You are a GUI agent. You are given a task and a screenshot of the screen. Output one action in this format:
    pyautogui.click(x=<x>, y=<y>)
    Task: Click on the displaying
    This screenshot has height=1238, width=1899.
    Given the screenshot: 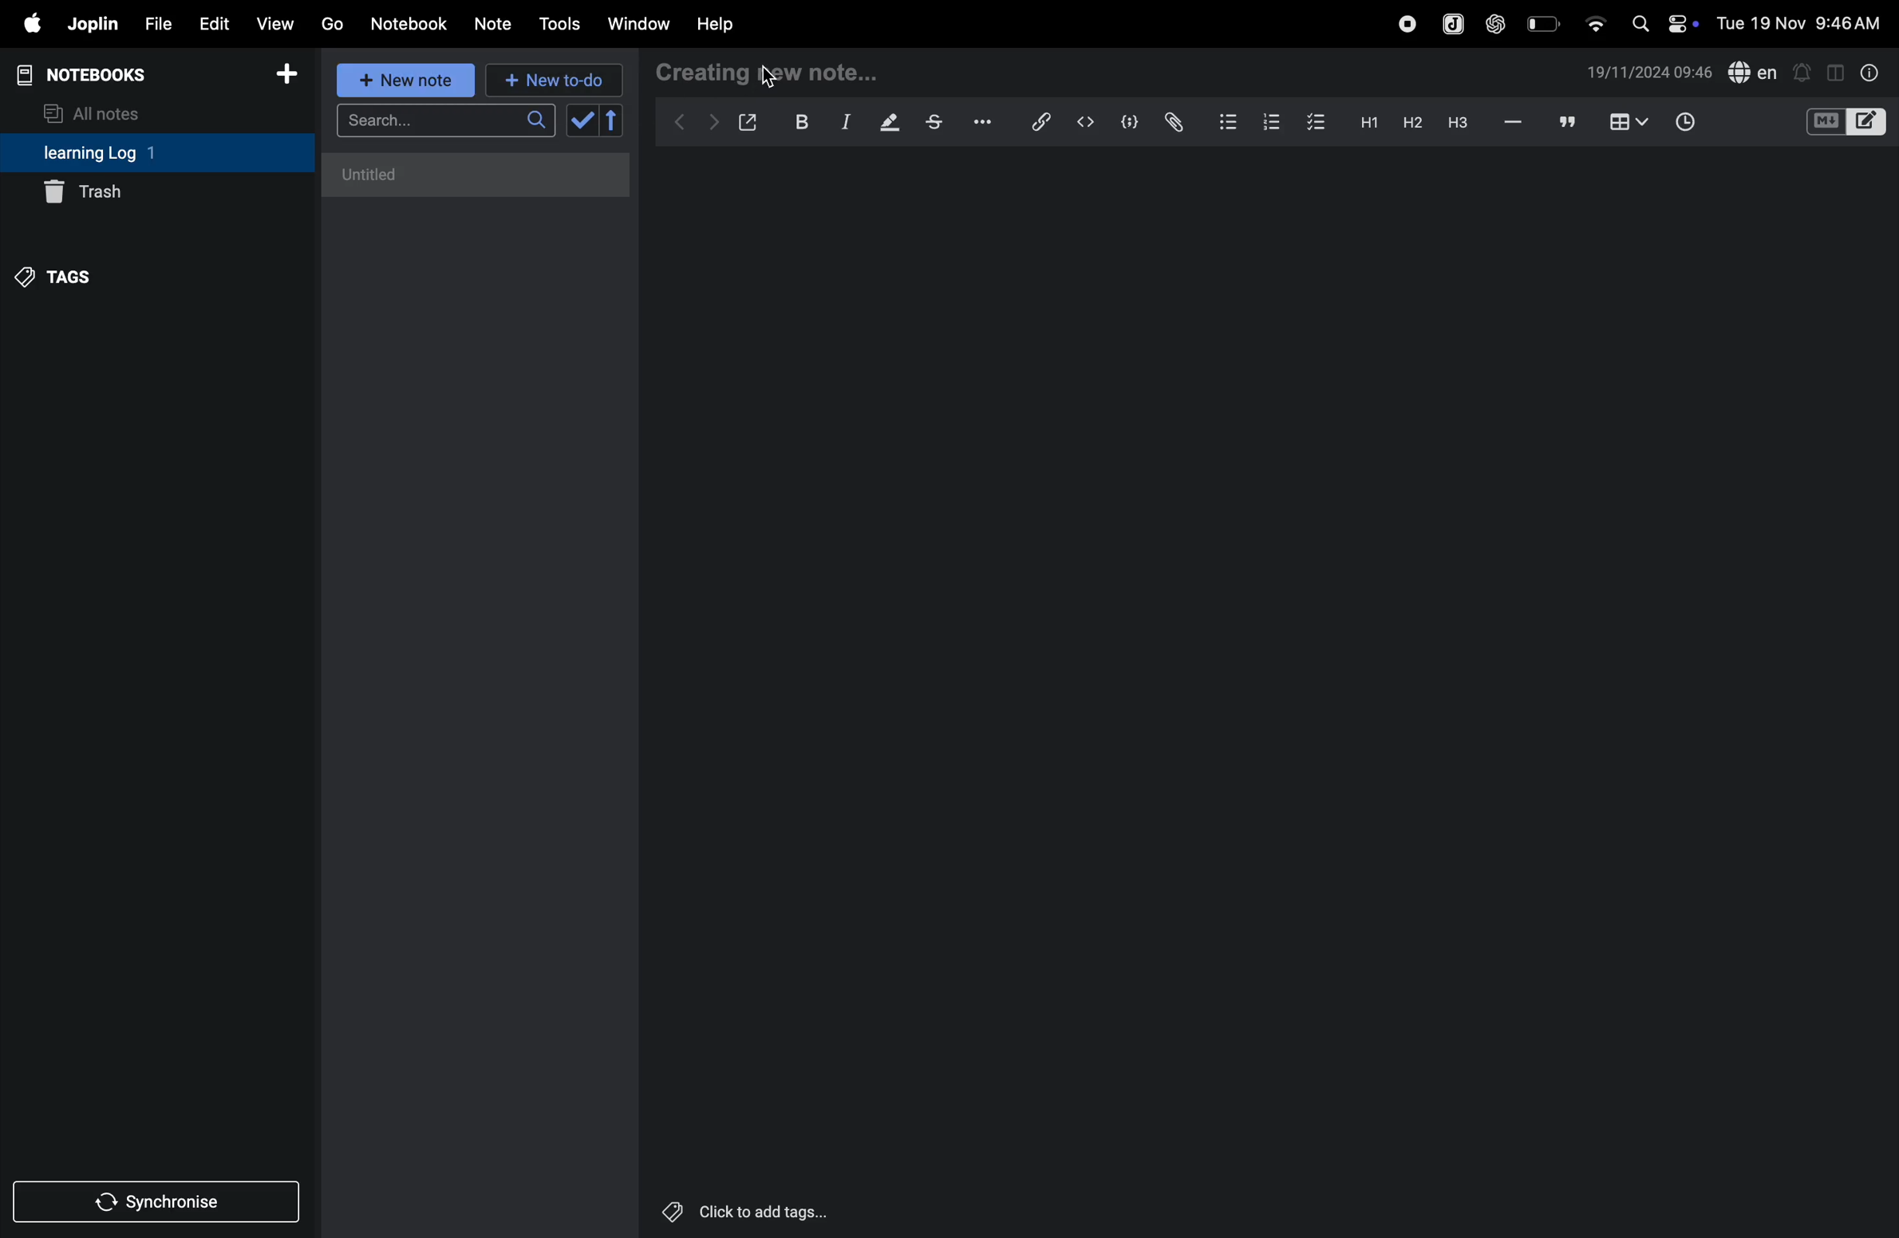 What is the action you would take?
    pyautogui.click(x=890, y=124)
    